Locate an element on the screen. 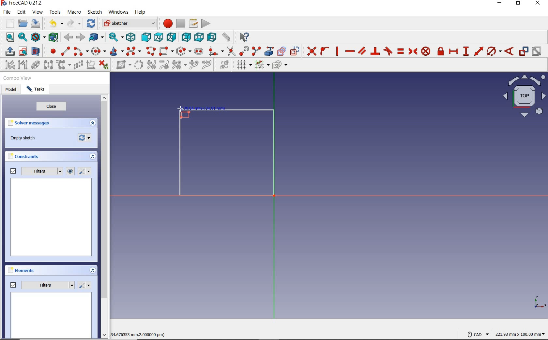 The image size is (548, 340). constrain horizontally is located at coordinates (350, 51).